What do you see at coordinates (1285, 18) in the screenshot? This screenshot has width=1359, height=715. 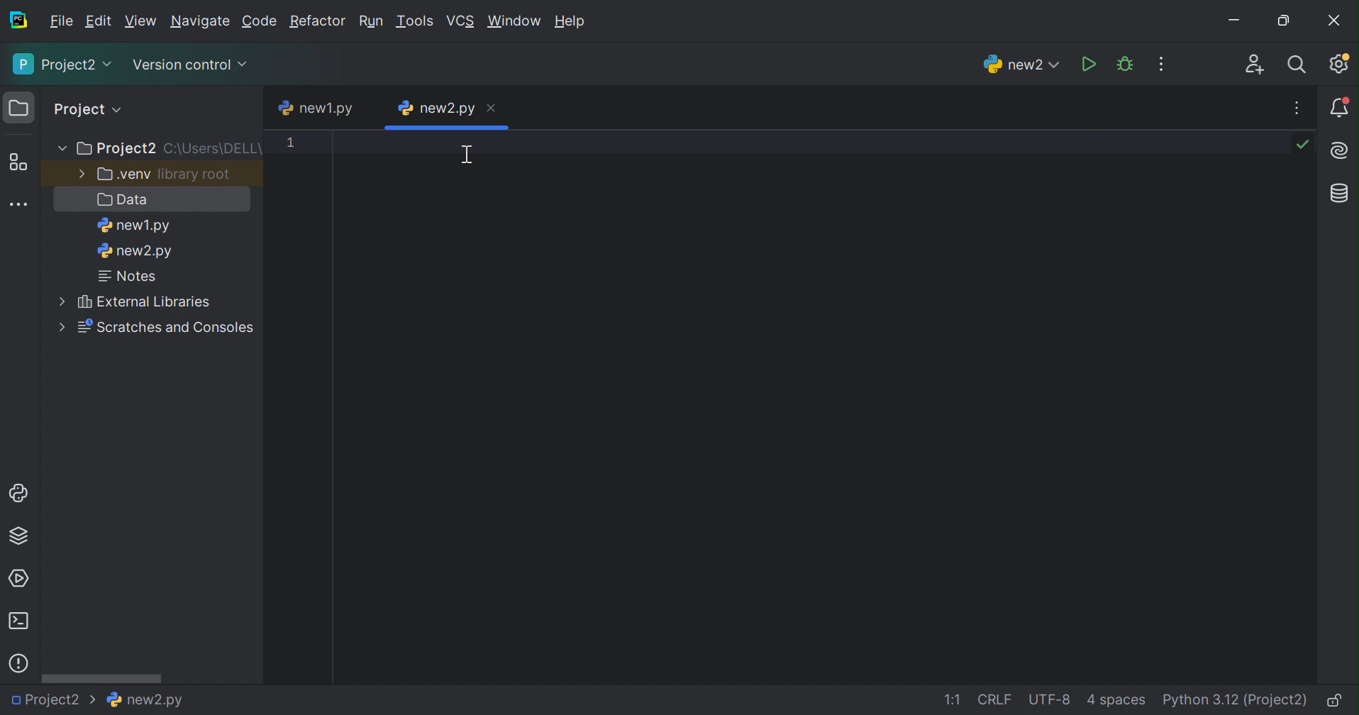 I see `Restore down` at bounding box center [1285, 18].